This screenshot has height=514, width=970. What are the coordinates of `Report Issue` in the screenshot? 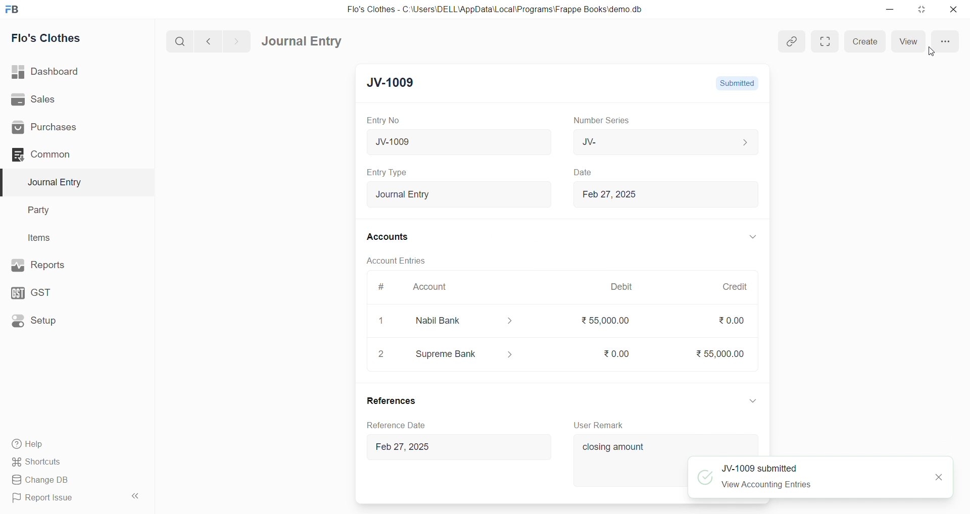 It's located at (61, 500).